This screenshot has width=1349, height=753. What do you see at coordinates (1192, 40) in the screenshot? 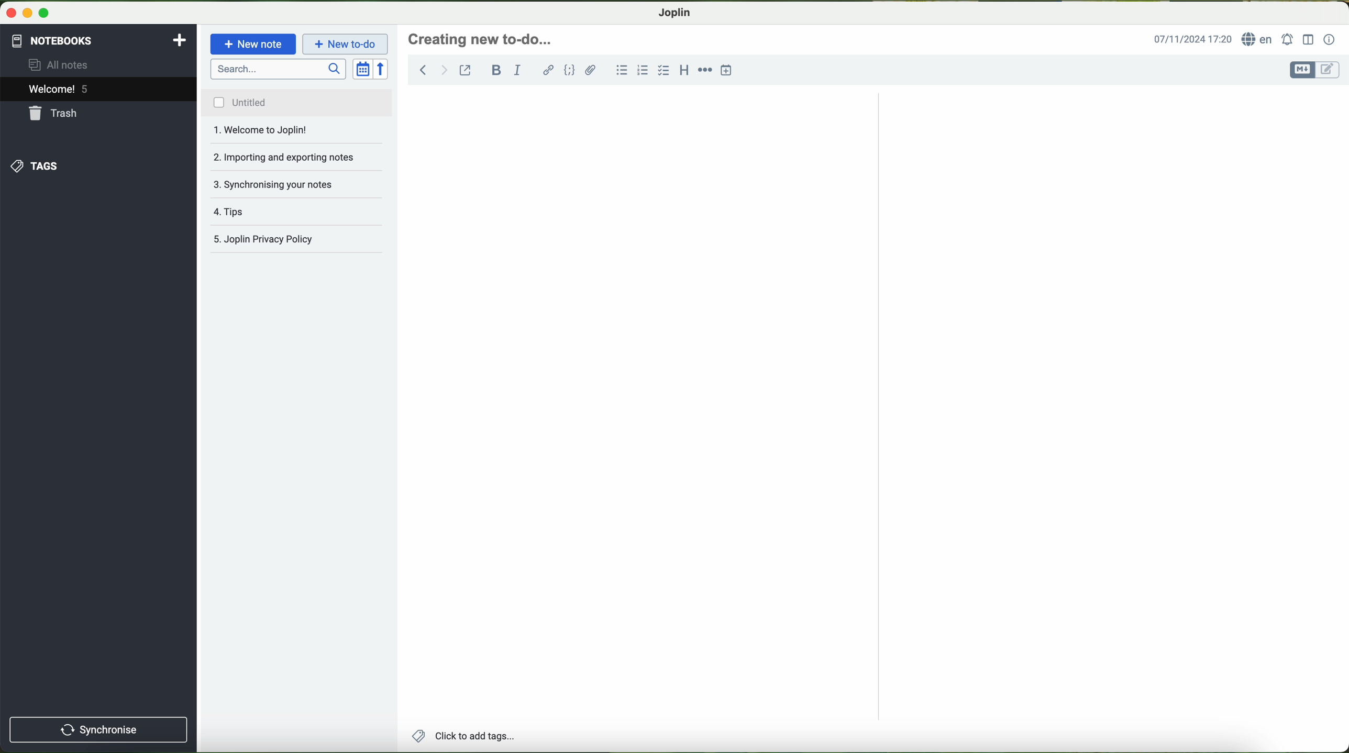
I see `hour and date` at bounding box center [1192, 40].